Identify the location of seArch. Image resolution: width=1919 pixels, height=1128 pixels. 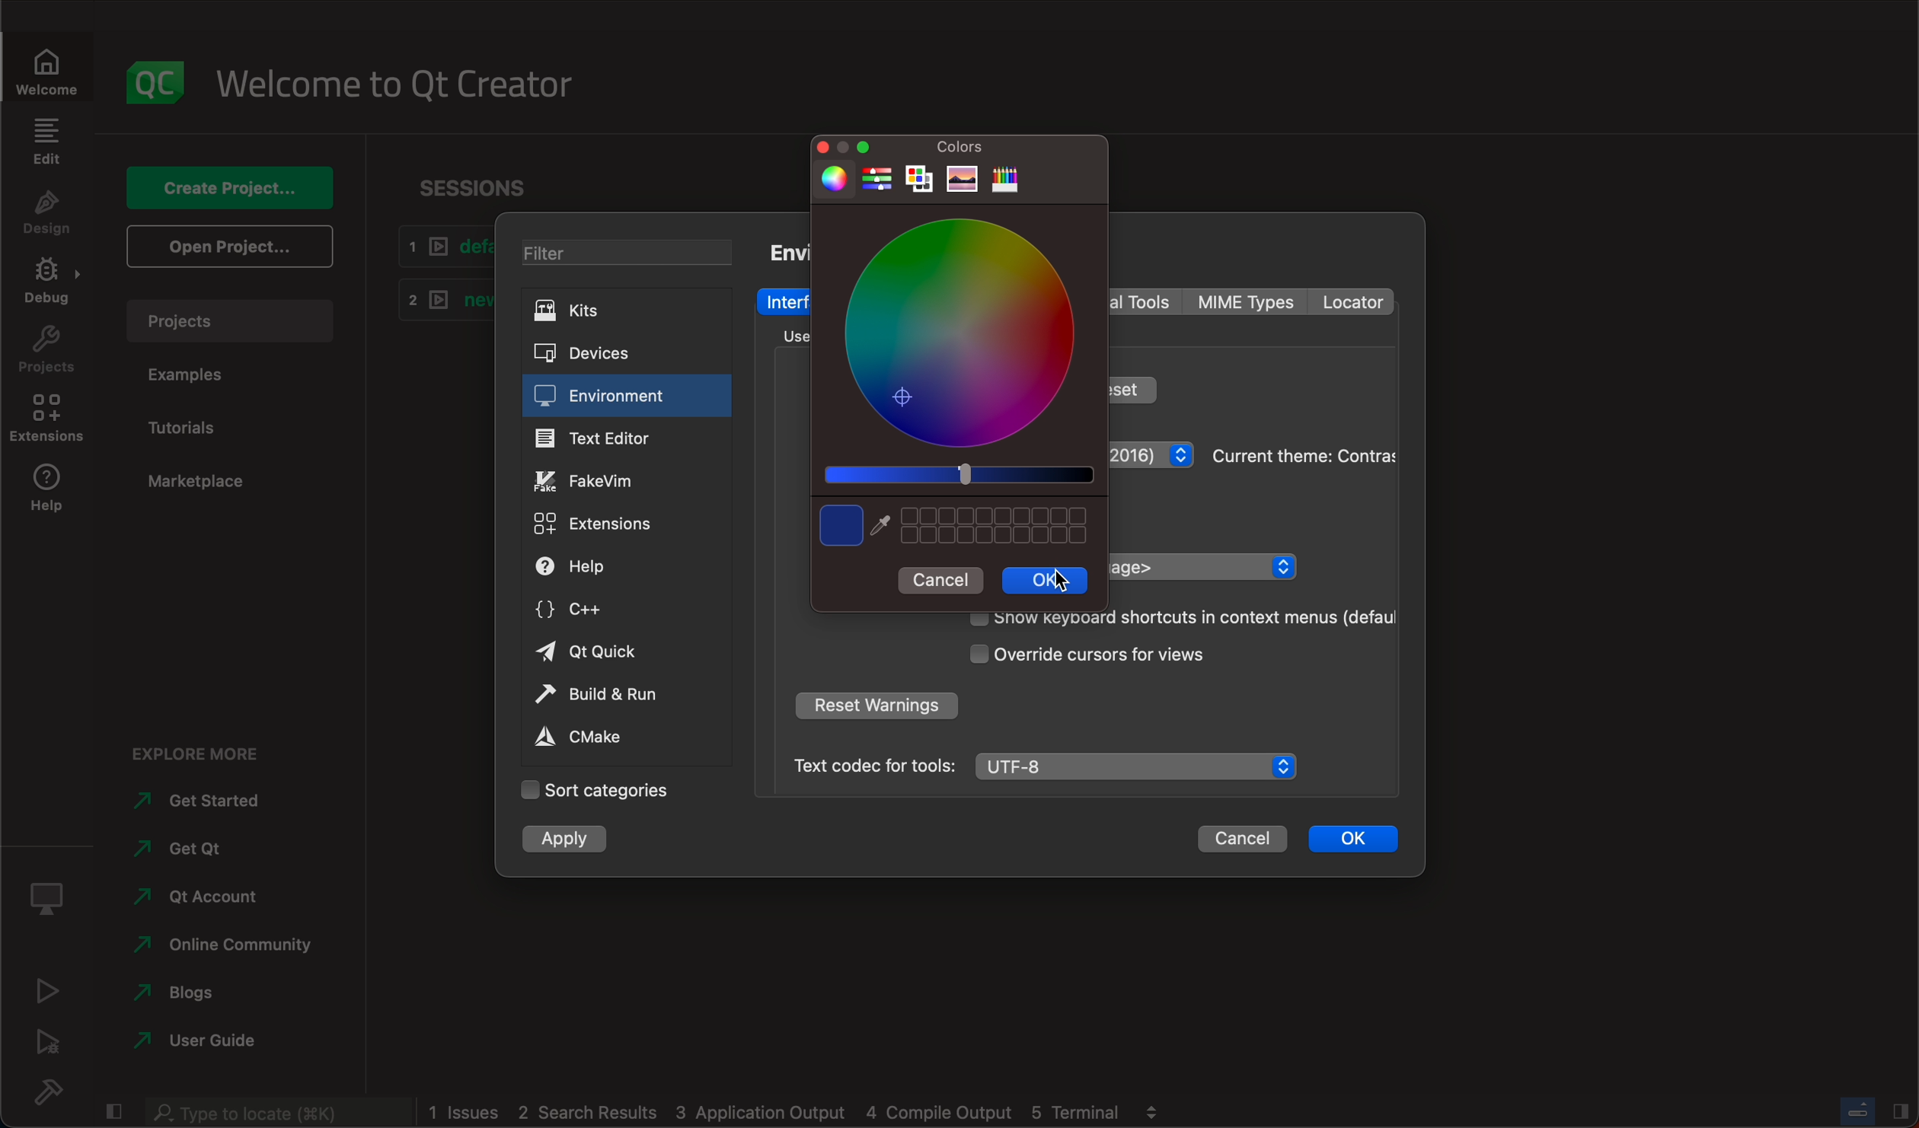
(274, 1112).